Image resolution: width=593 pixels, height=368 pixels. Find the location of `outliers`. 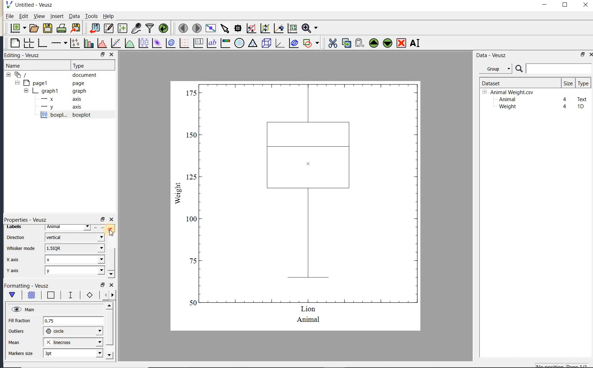

outliers is located at coordinates (17, 331).